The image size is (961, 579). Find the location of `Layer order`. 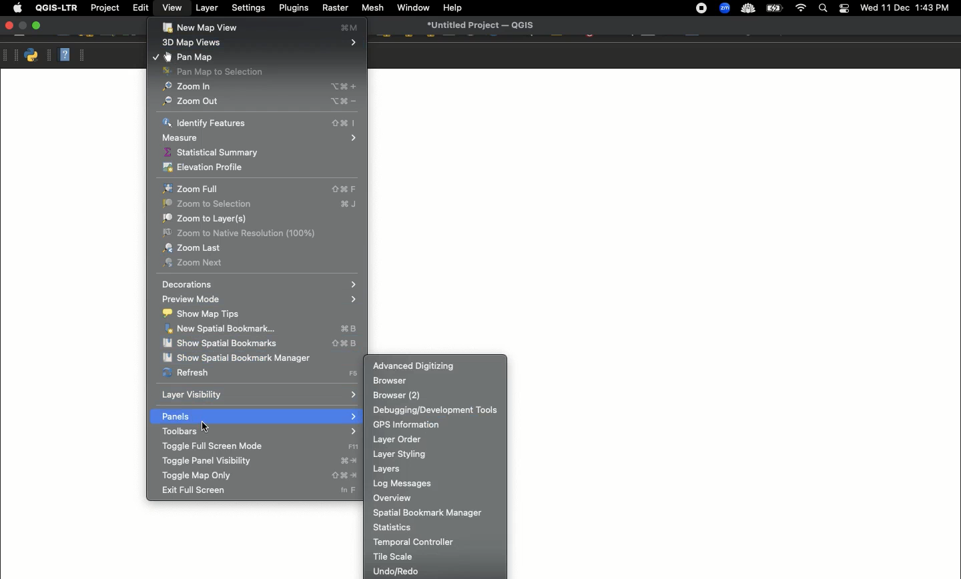

Layer order is located at coordinates (435, 440).